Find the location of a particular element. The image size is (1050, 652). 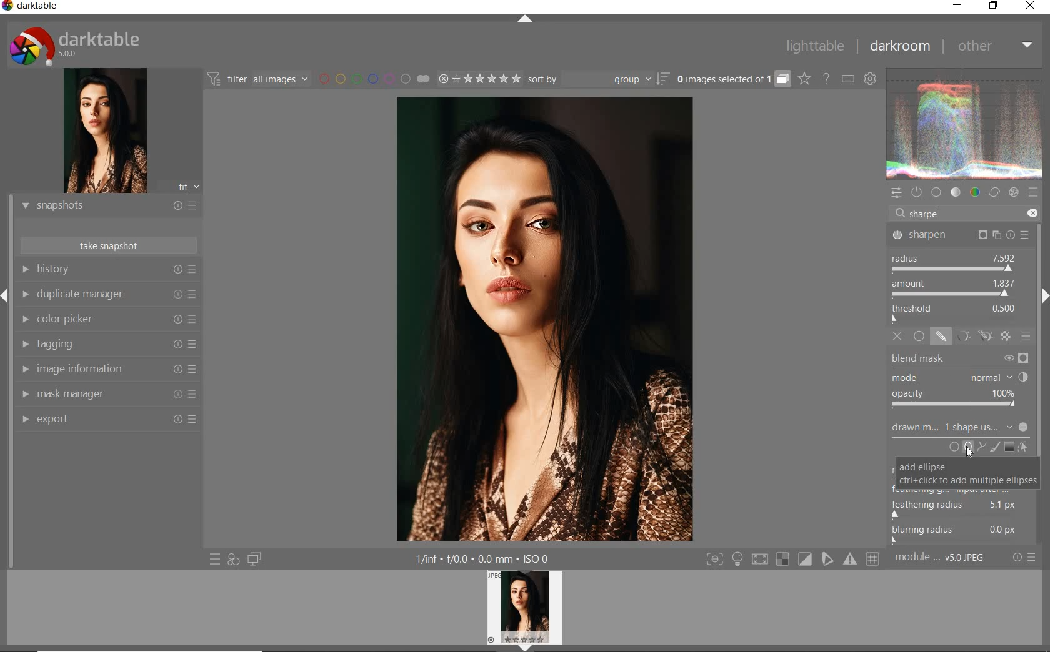

toggle modes is located at coordinates (715, 560).